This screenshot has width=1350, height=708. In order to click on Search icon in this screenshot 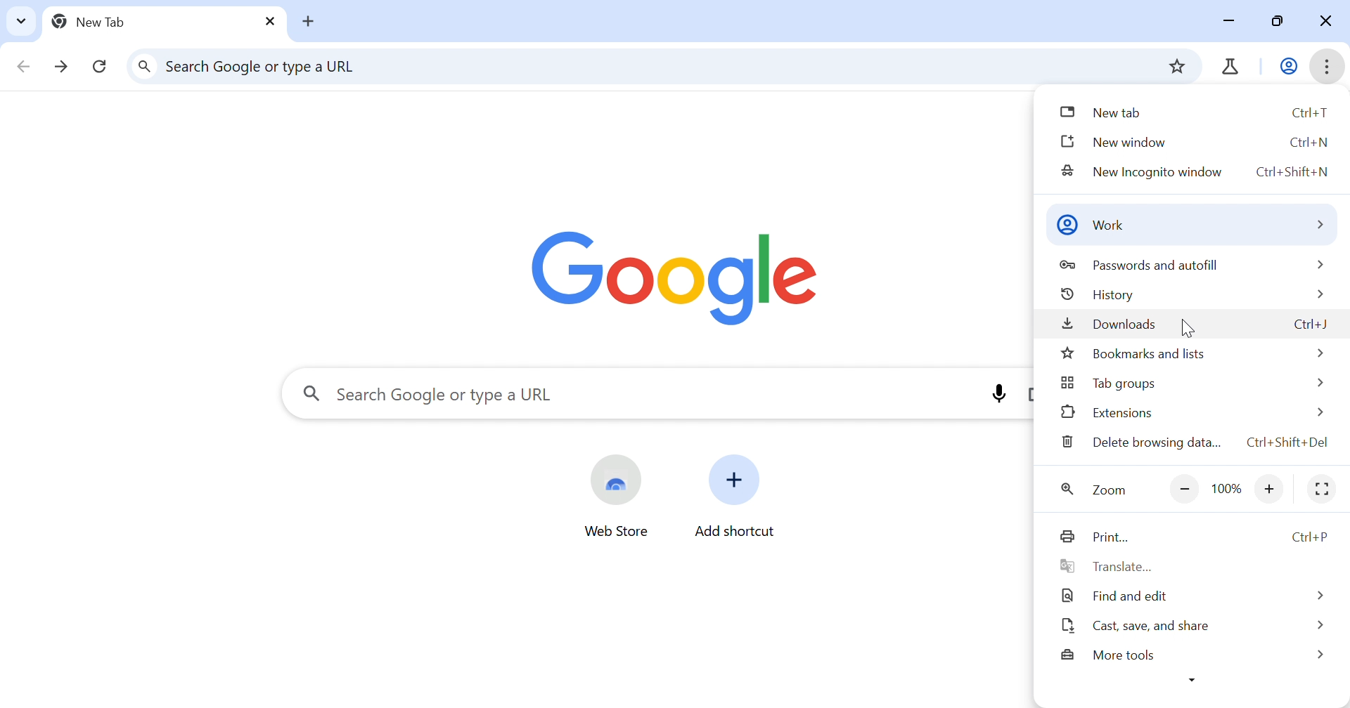, I will do `click(146, 67)`.